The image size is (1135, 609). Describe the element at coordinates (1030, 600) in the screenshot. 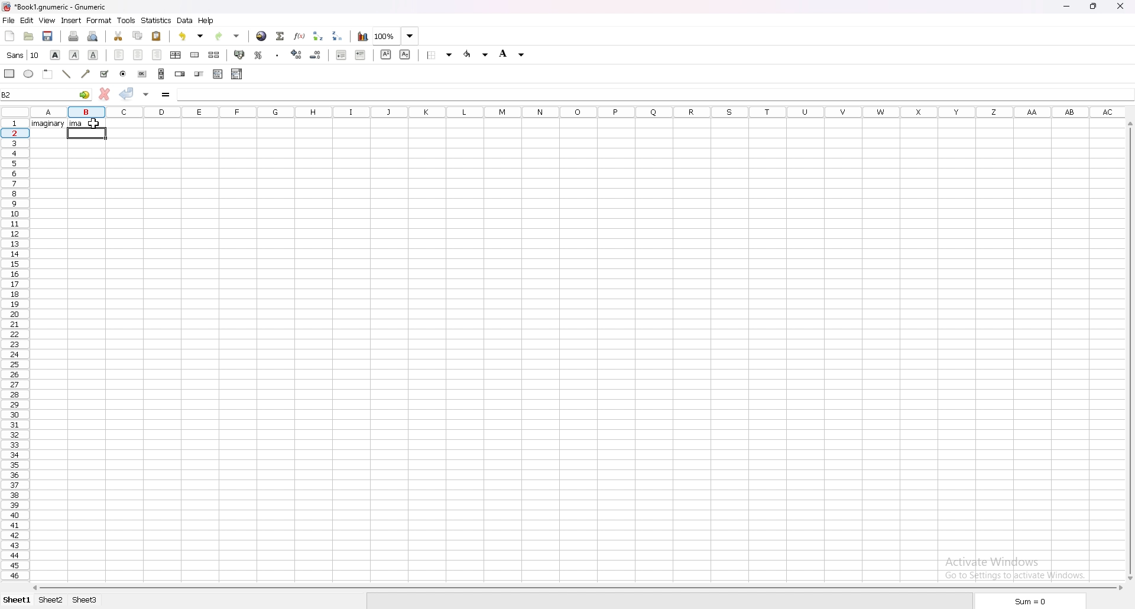

I see `sum` at that location.